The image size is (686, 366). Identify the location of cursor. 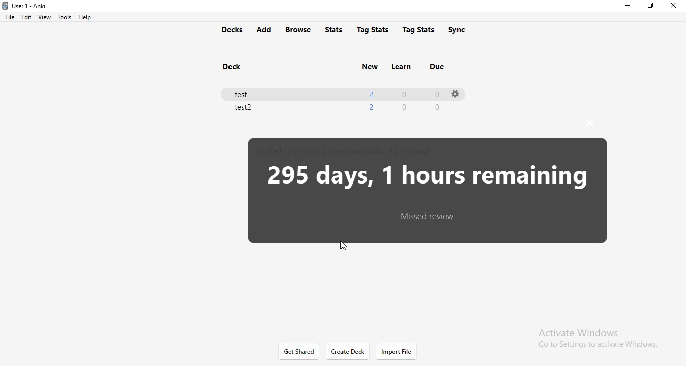
(345, 246).